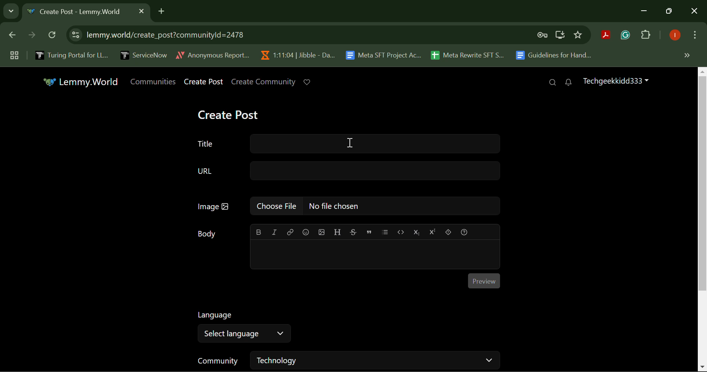  What do you see at coordinates (552, 83) in the screenshot?
I see `Search` at bounding box center [552, 83].